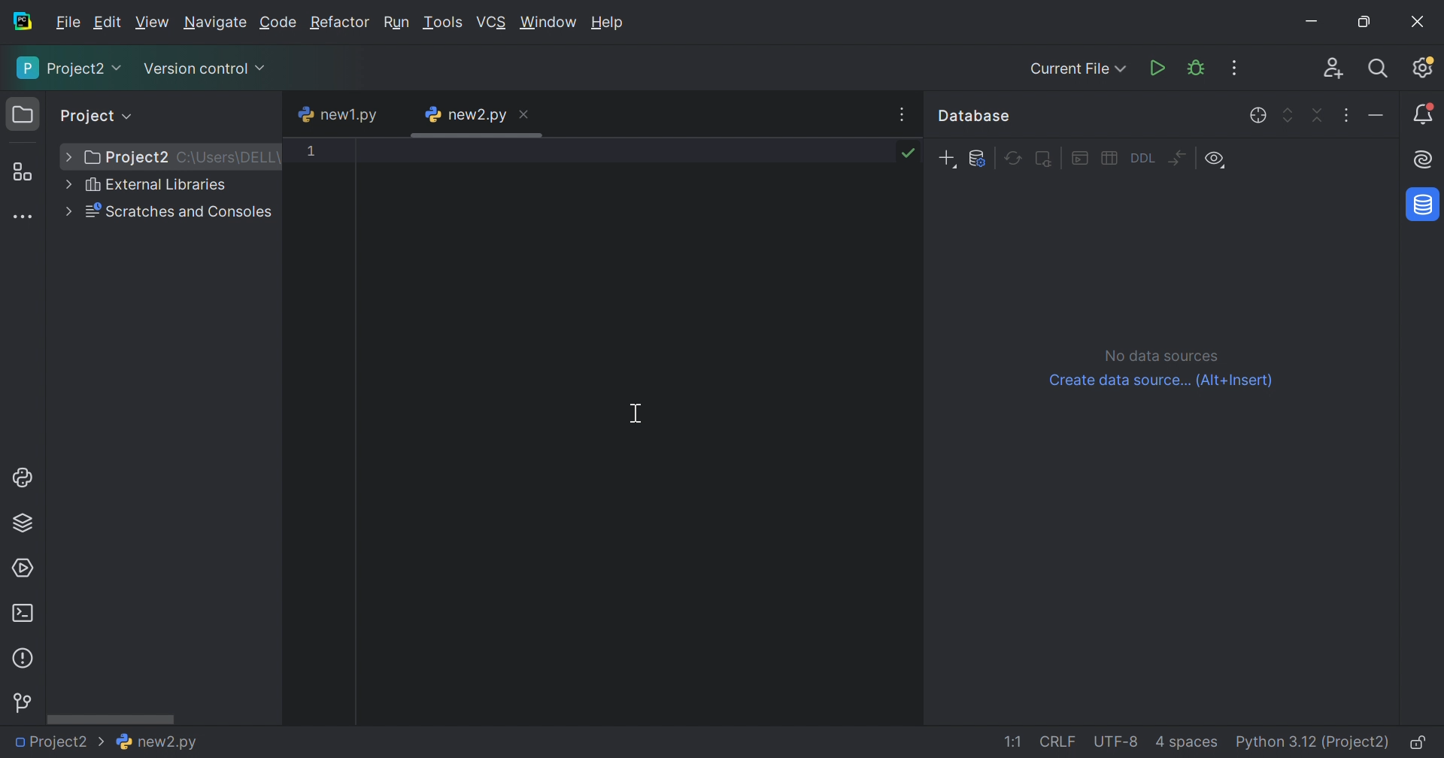 The height and width of the screenshot is (758, 1444). What do you see at coordinates (1078, 159) in the screenshot?
I see `Jump to Query Console` at bounding box center [1078, 159].